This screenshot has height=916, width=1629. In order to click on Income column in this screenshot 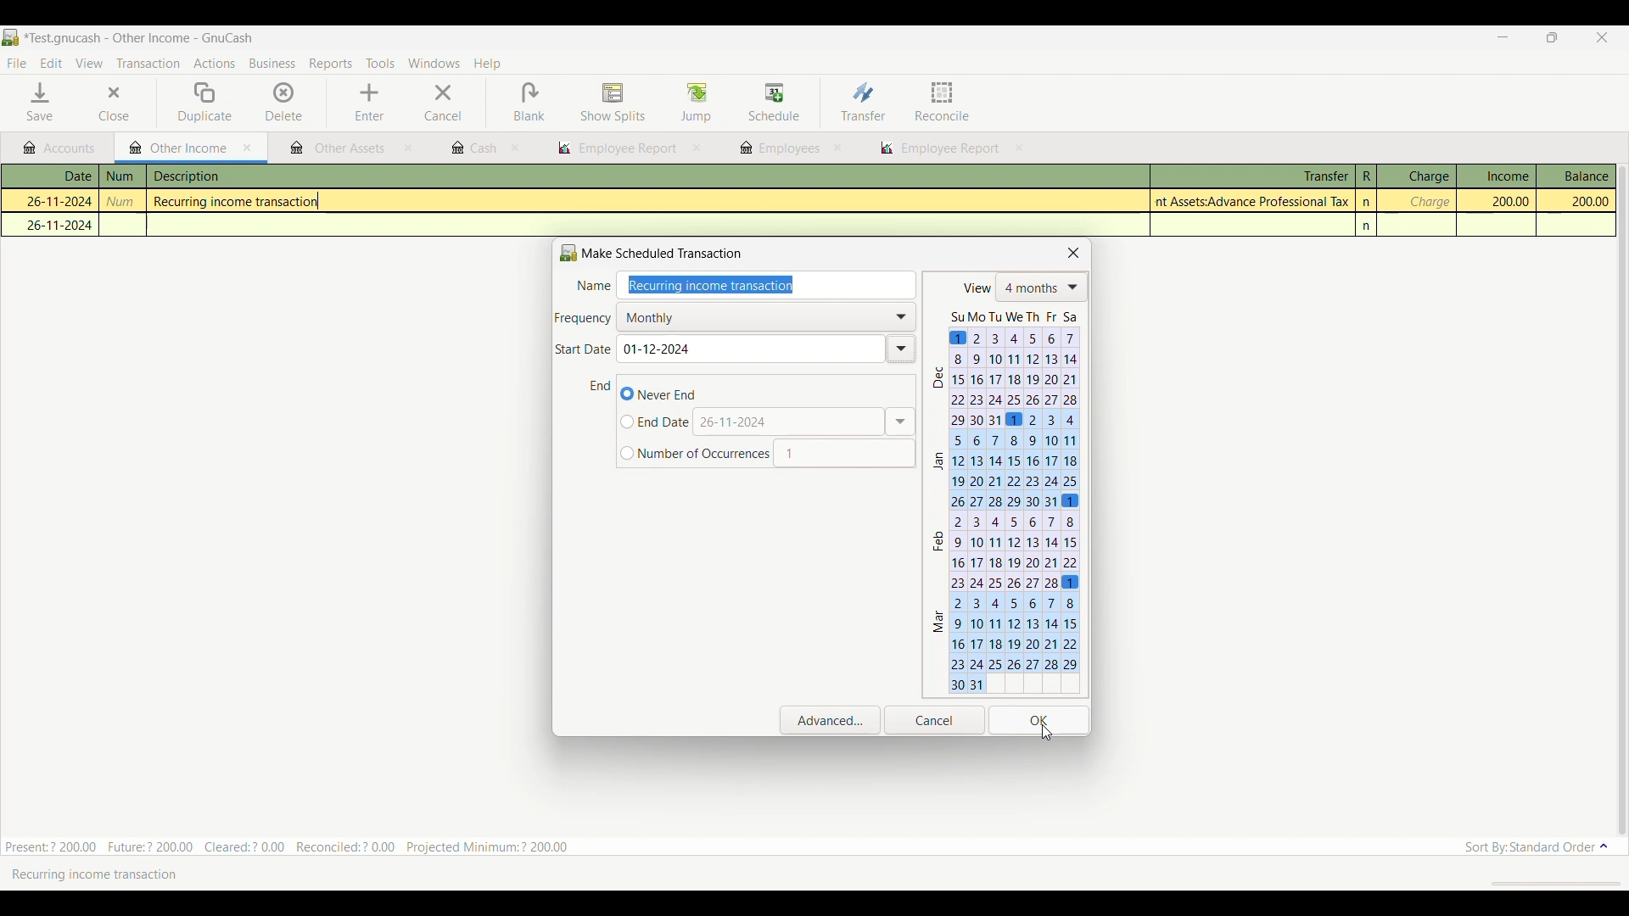, I will do `click(1496, 176)`.